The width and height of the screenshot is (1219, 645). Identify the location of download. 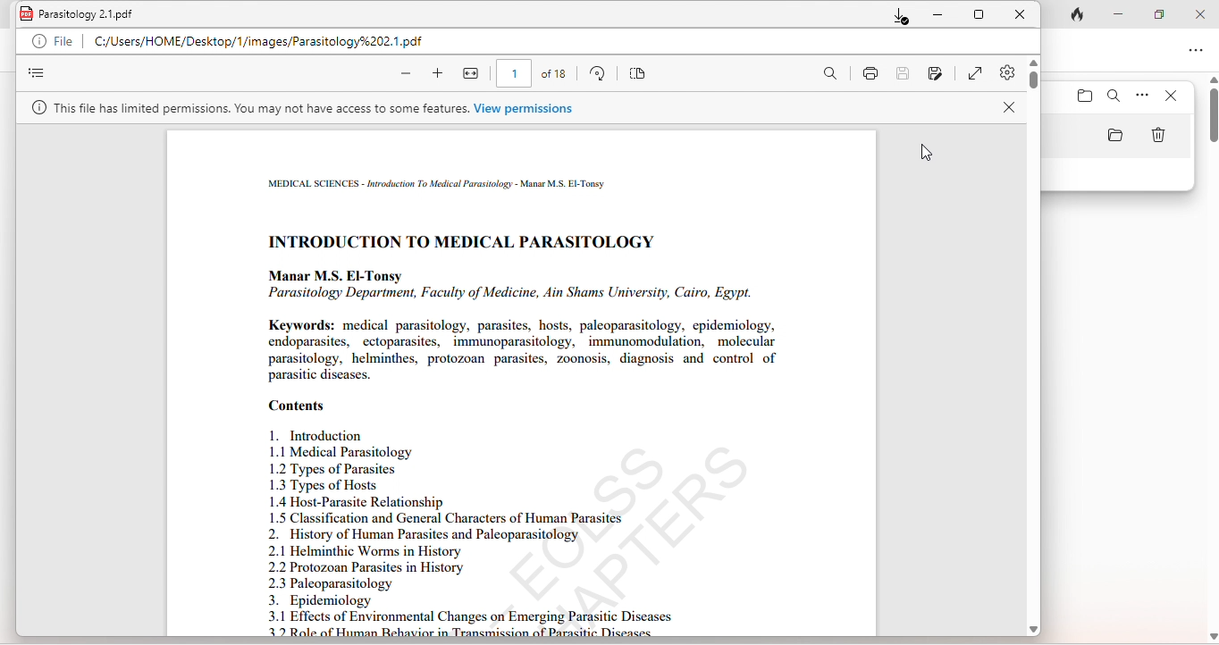
(896, 13).